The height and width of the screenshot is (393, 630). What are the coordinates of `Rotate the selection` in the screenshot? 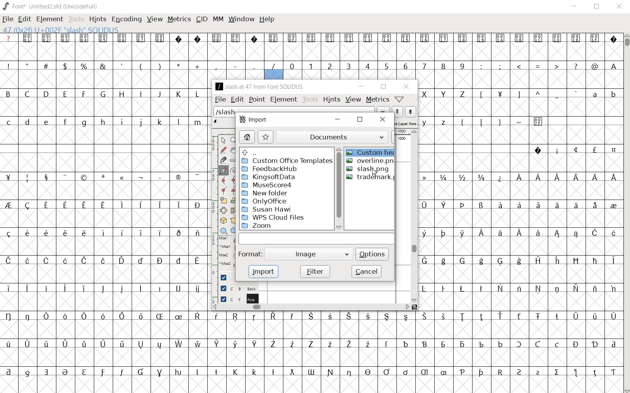 It's located at (234, 202).